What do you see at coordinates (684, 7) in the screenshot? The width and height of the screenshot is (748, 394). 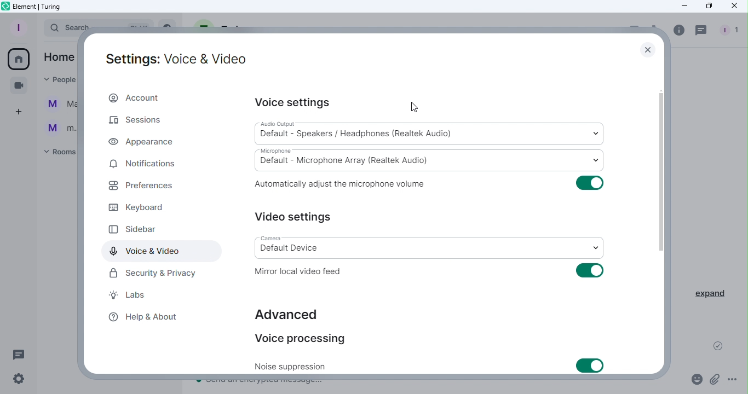 I see `Minimize` at bounding box center [684, 7].